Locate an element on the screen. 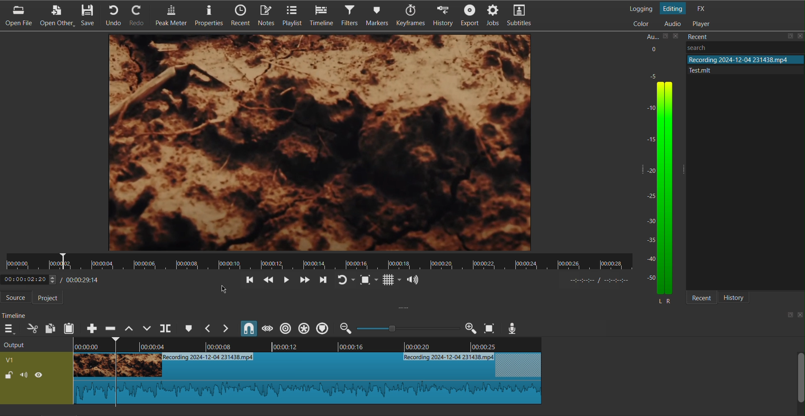 The width and height of the screenshot is (805, 416). close is located at coordinates (800, 35).